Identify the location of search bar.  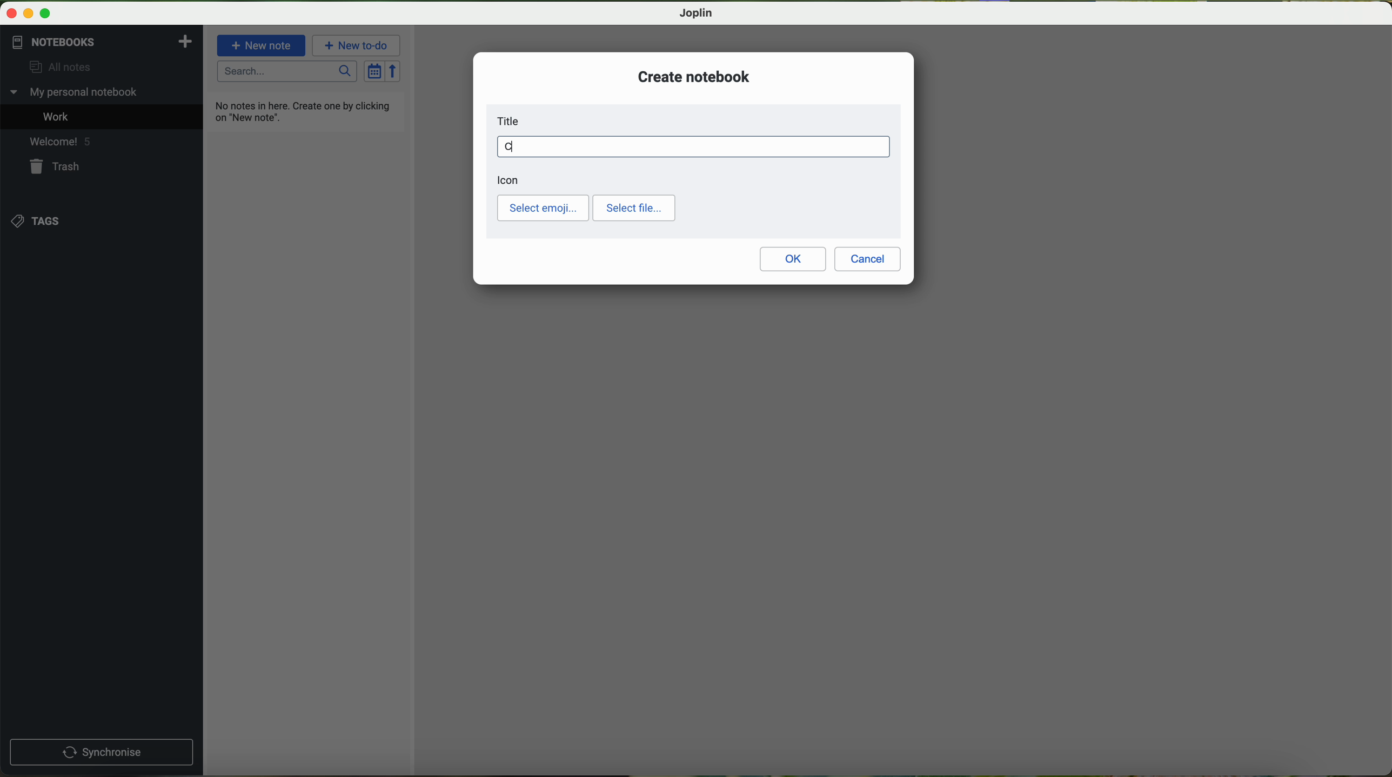
(288, 72).